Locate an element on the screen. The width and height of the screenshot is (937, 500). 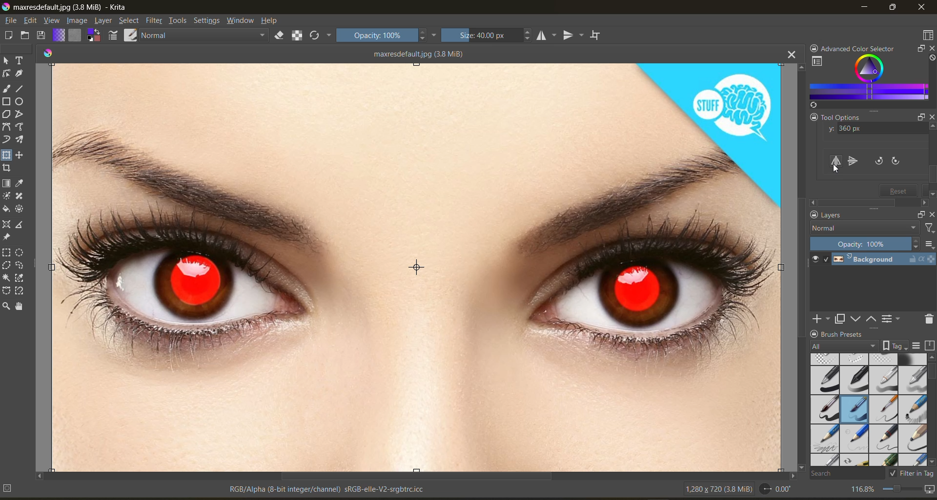
tool is located at coordinates (6, 238).